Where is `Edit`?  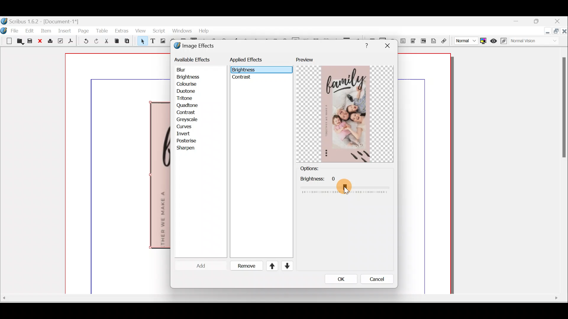
Edit is located at coordinates (30, 30).